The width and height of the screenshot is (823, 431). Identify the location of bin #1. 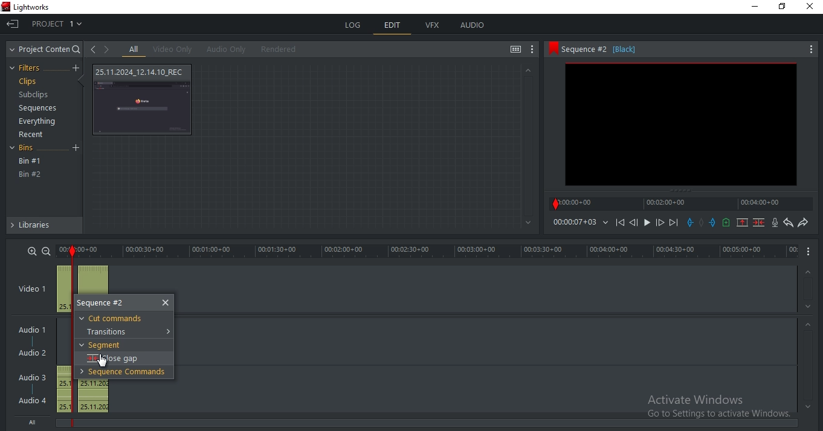
(30, 161).